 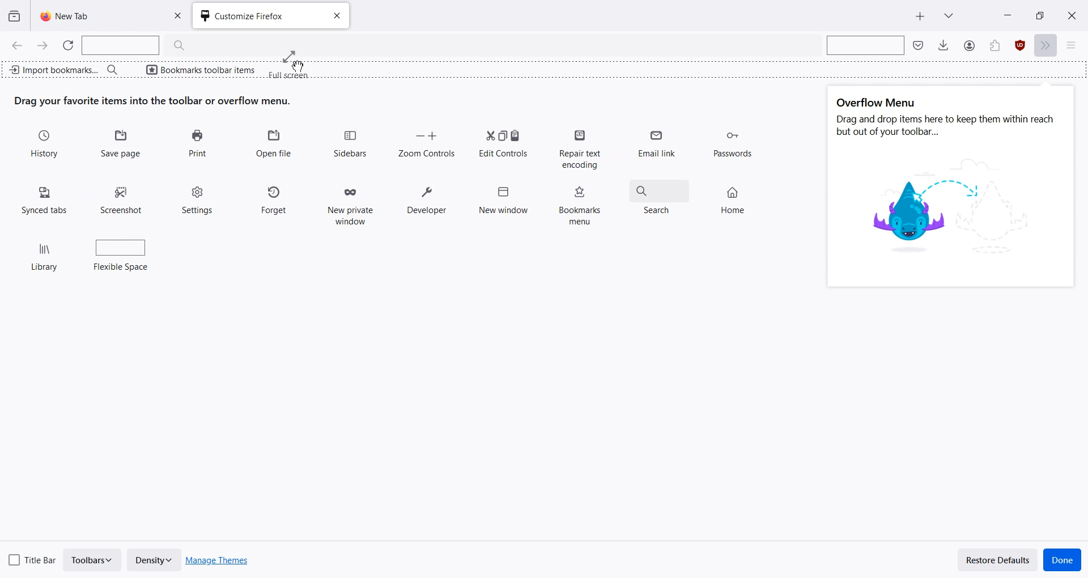 I want to click on New Tab, so click(x=96, y=16).